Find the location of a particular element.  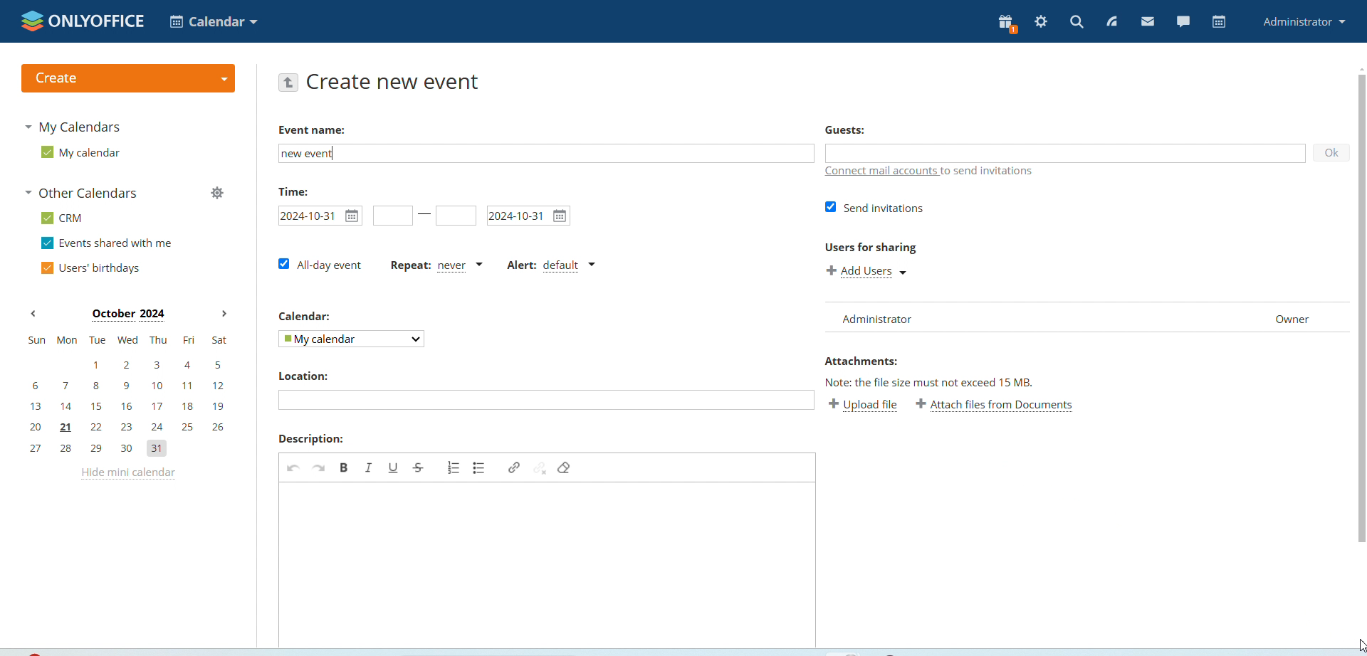

mail is located at coordinates (1148, 21).